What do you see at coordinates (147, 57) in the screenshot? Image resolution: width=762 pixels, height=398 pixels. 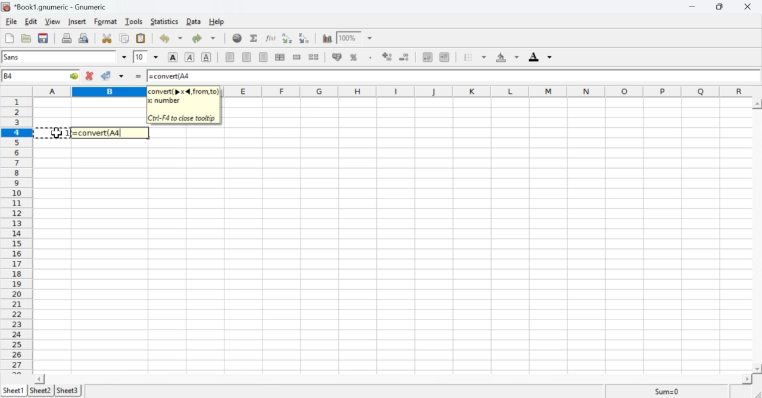 I see `Font Size` at bounding box center [147, 57].